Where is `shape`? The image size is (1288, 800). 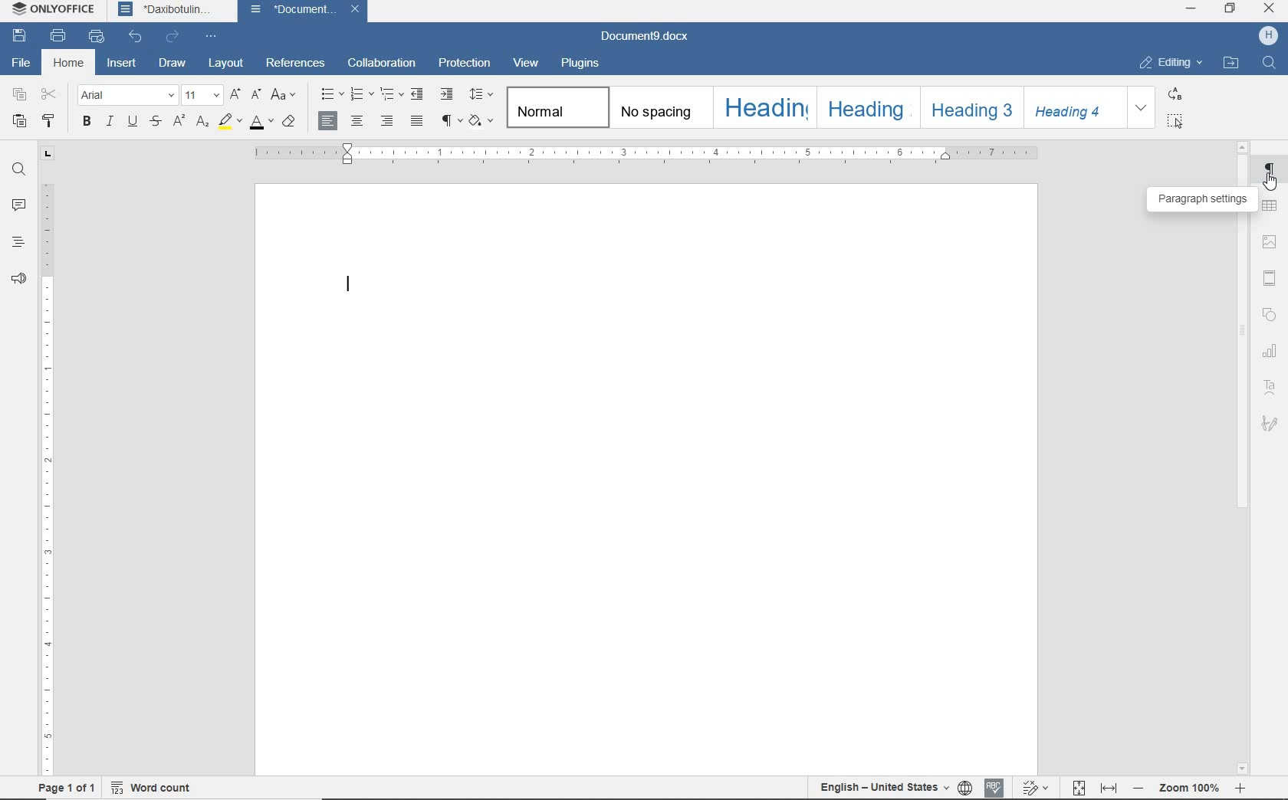 shape is located at coordinates (1268, 316).